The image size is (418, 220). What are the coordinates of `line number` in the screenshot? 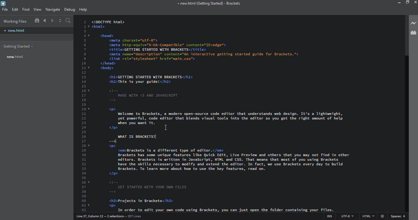 It's located at (110, 216).